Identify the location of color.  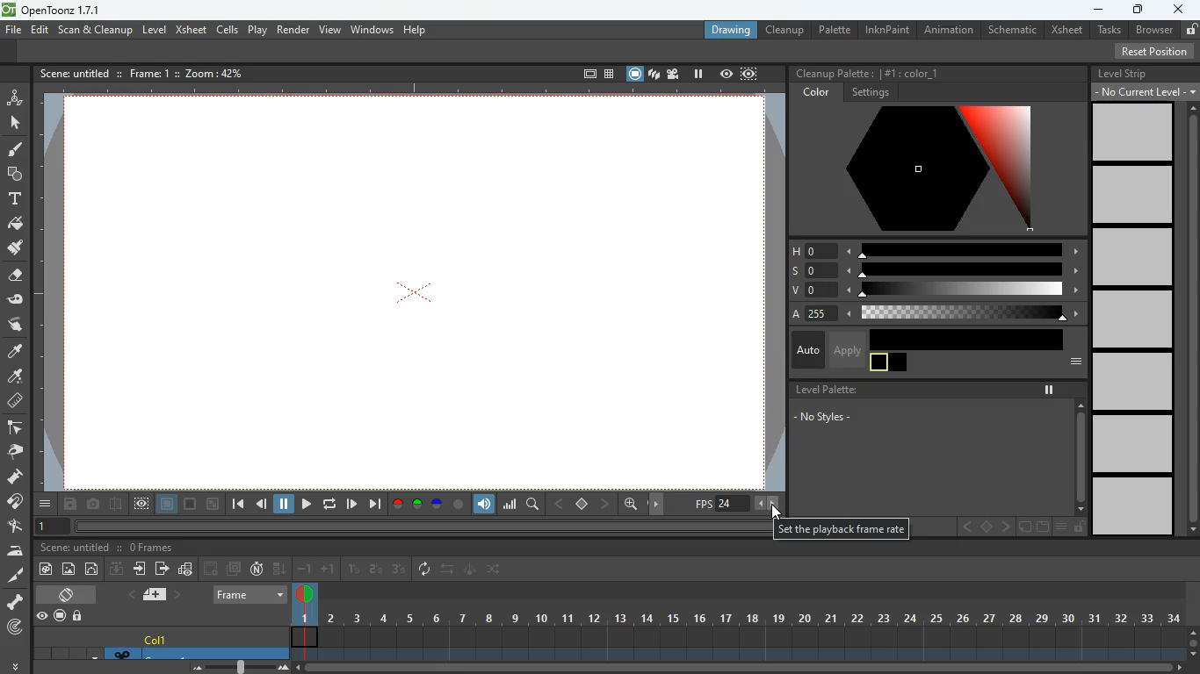
(888, 362).